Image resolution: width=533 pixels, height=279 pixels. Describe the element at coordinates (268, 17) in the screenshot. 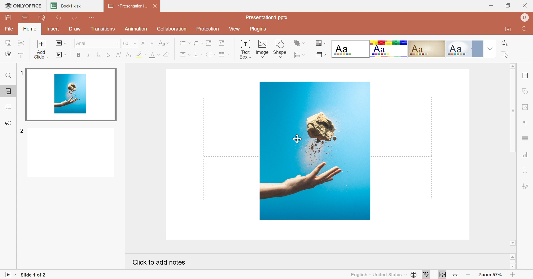

I see `Presentation1.pptx` at that location.